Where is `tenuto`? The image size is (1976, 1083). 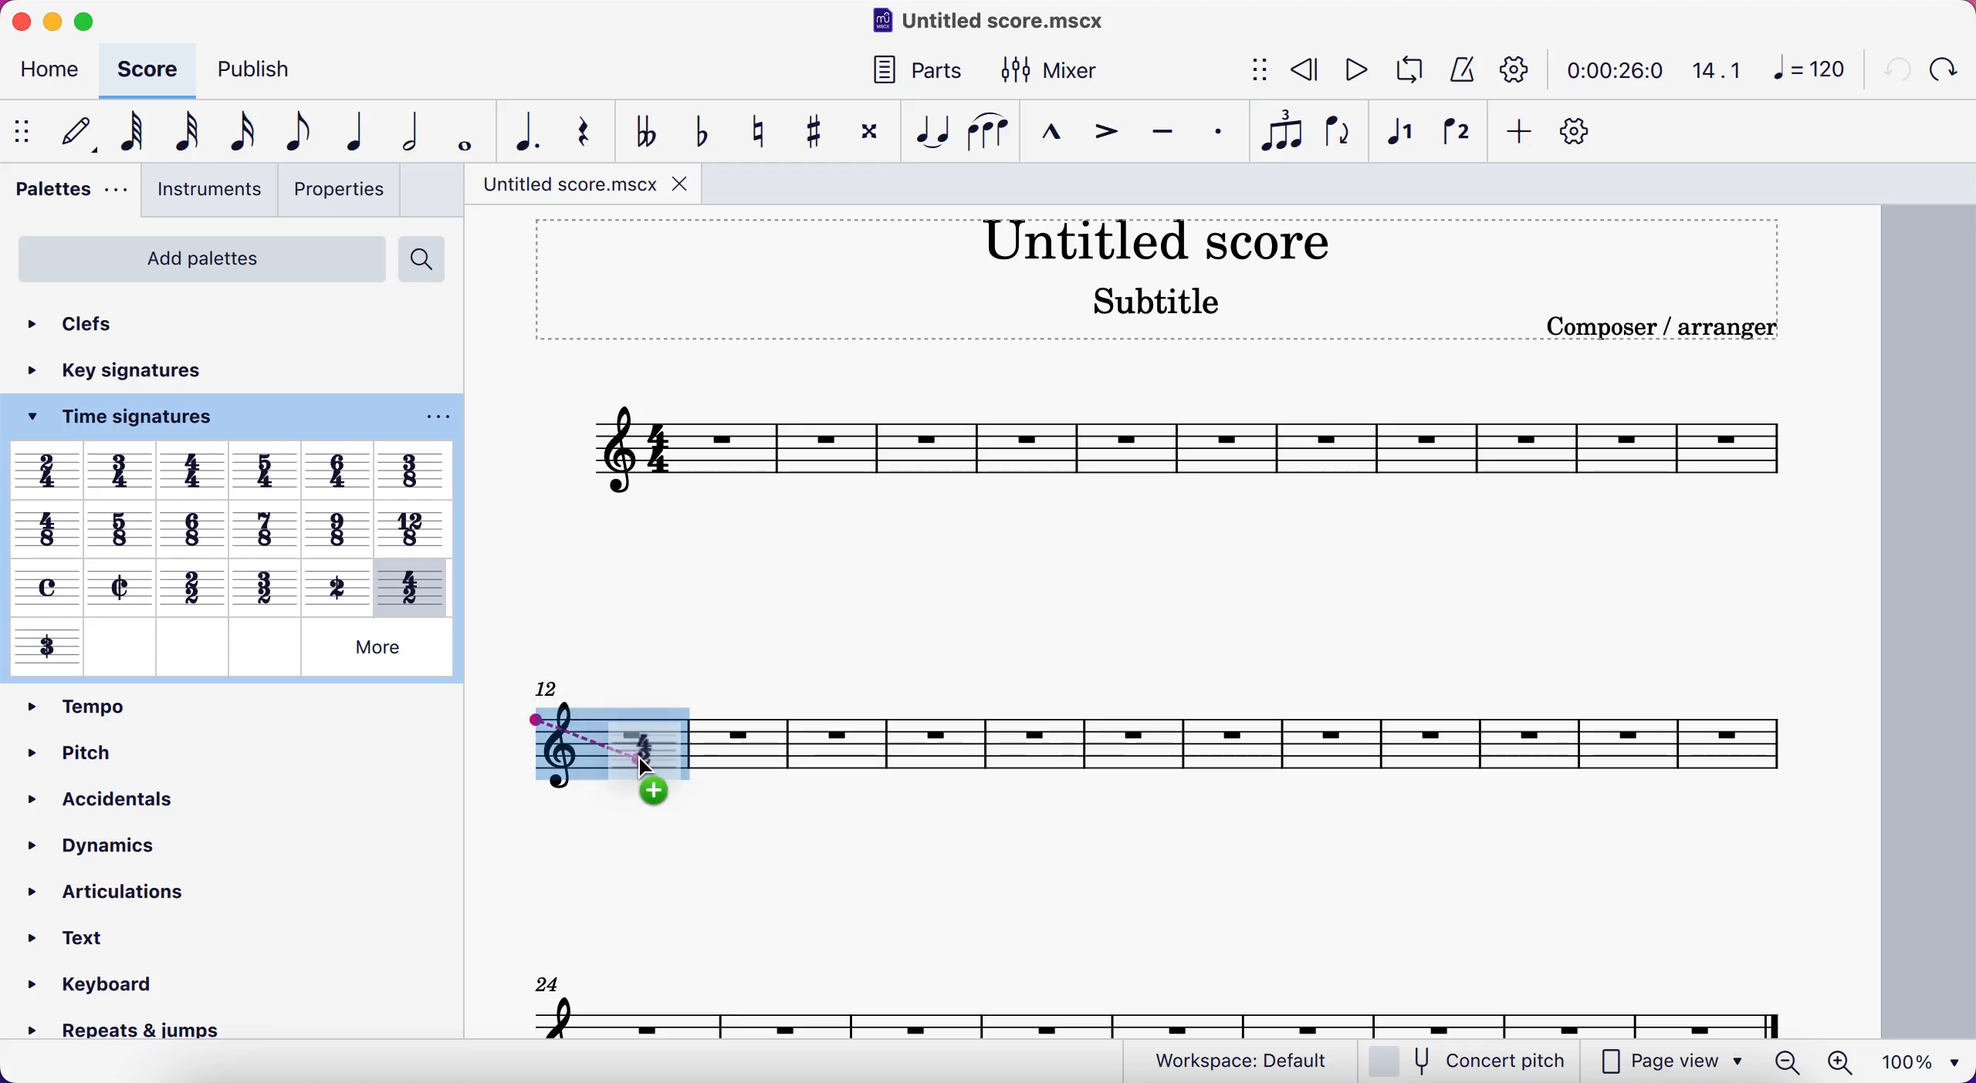 tenuto is located at coordinates (1156, 131).